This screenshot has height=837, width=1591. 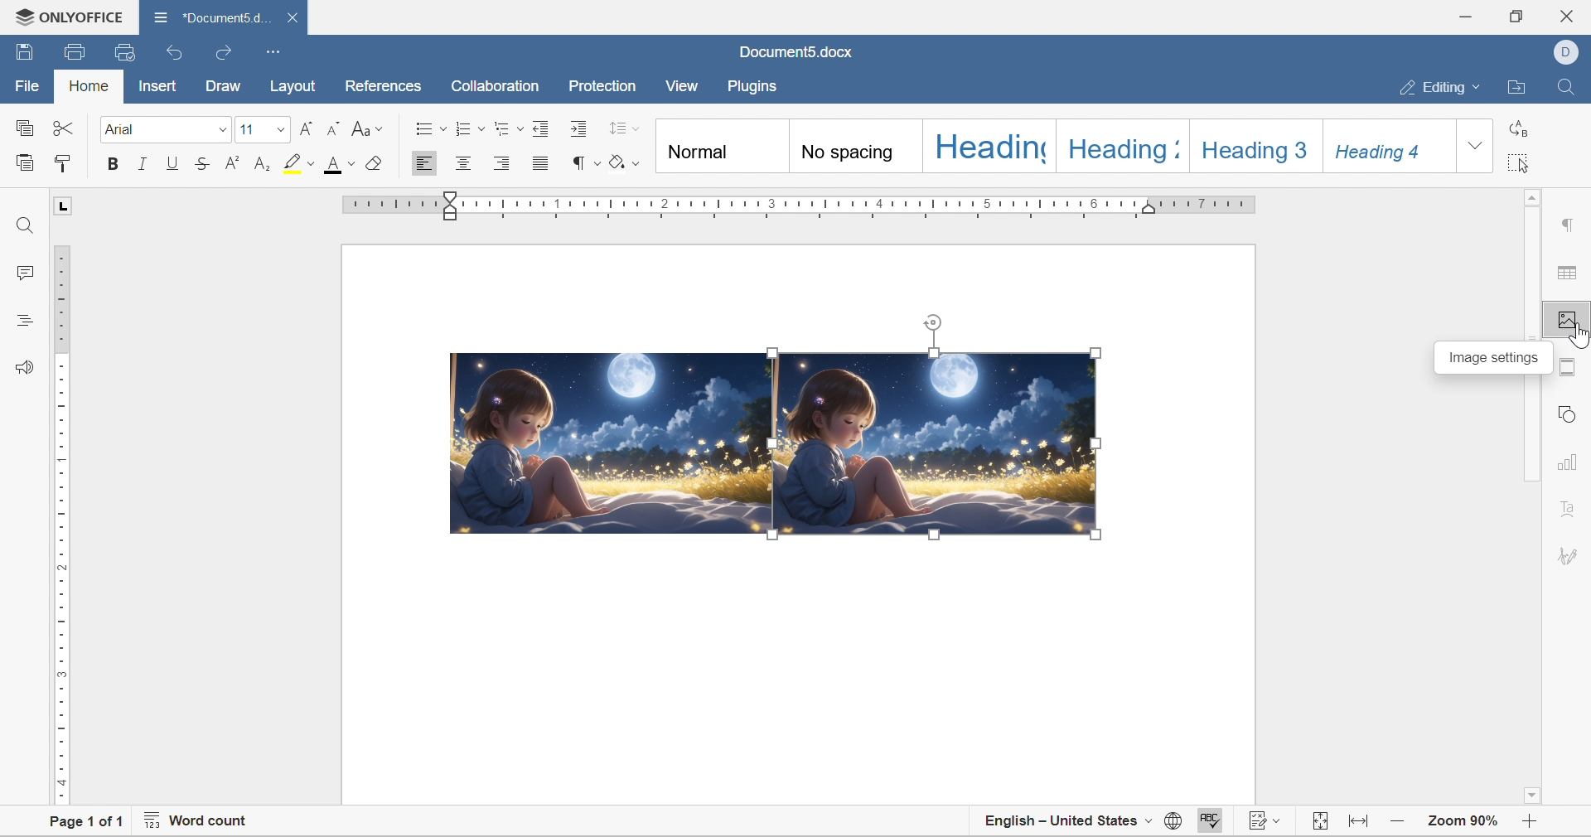 What do you see at coordinates (221, 130) in the screenshot?
I see `drop down` at bounding box center [221, 130].